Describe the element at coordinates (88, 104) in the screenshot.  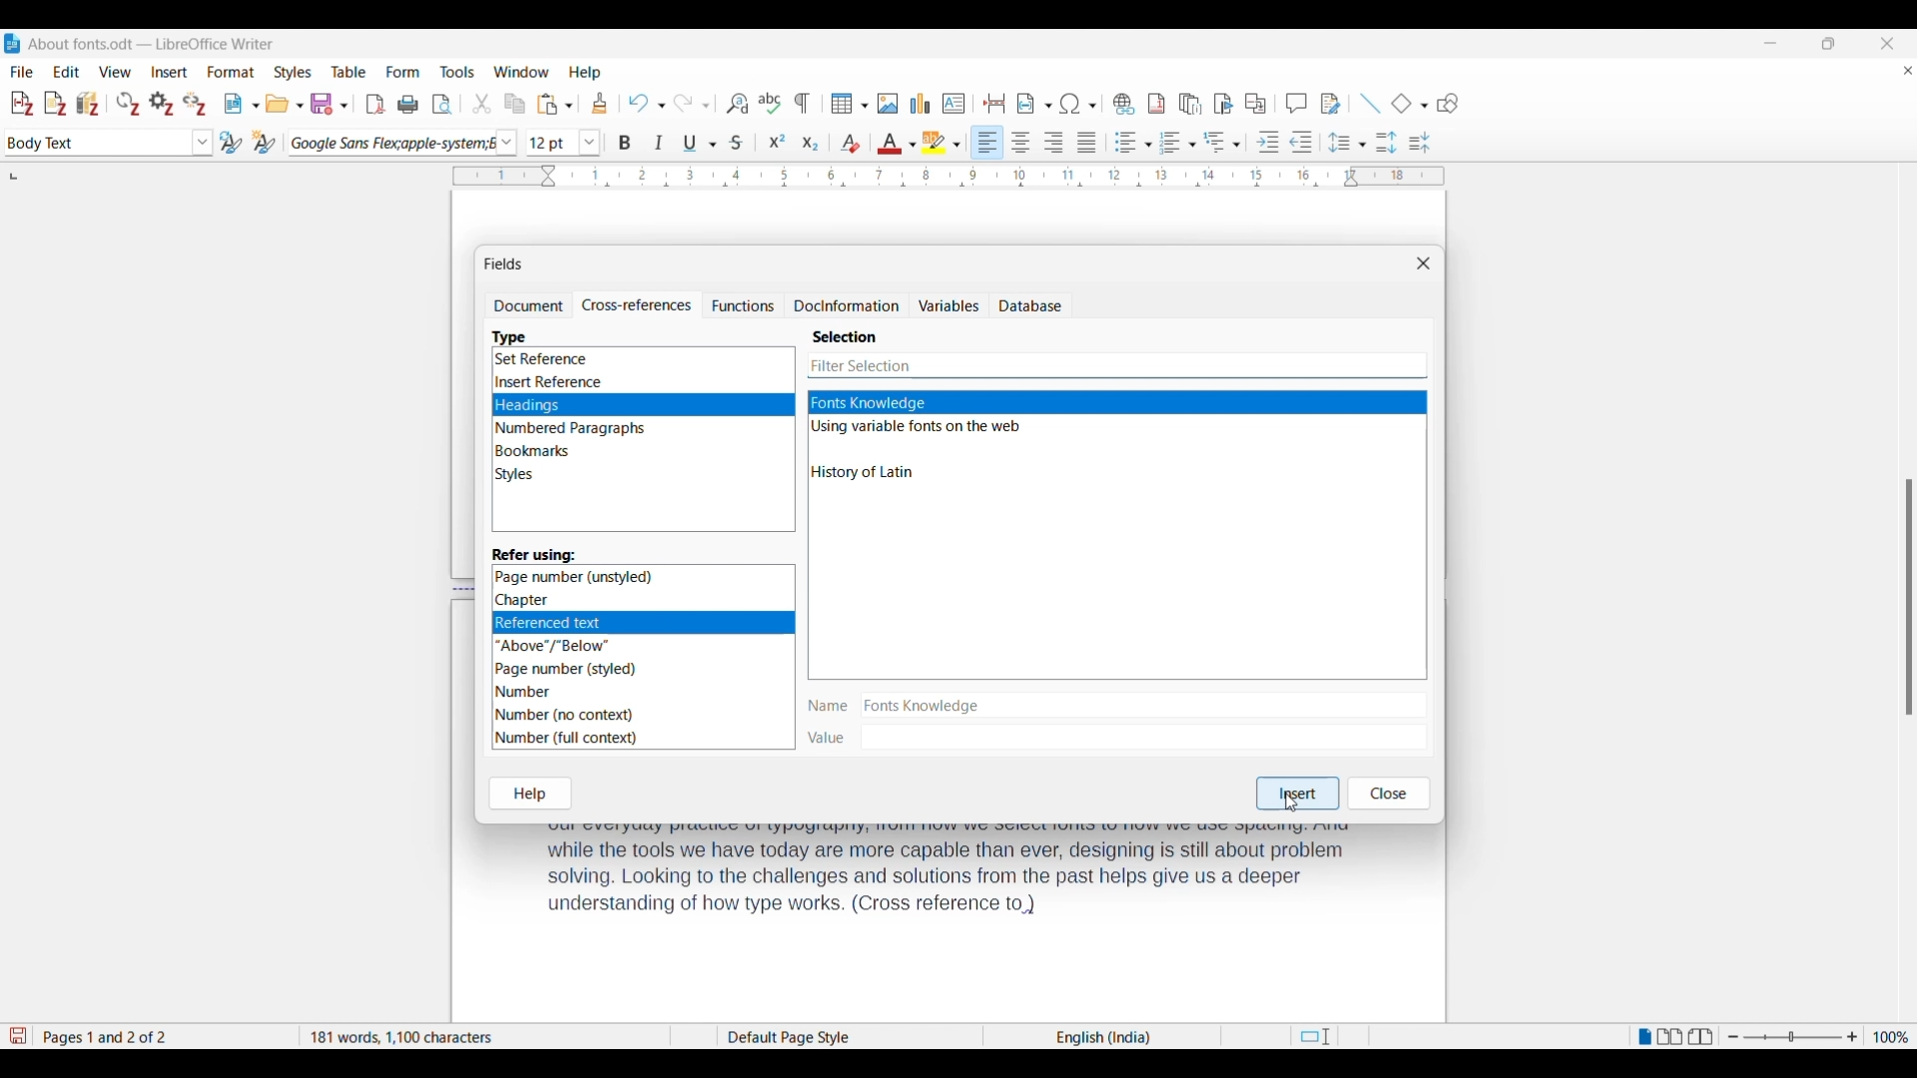
I see `Add/Edit bibliography` at that location.